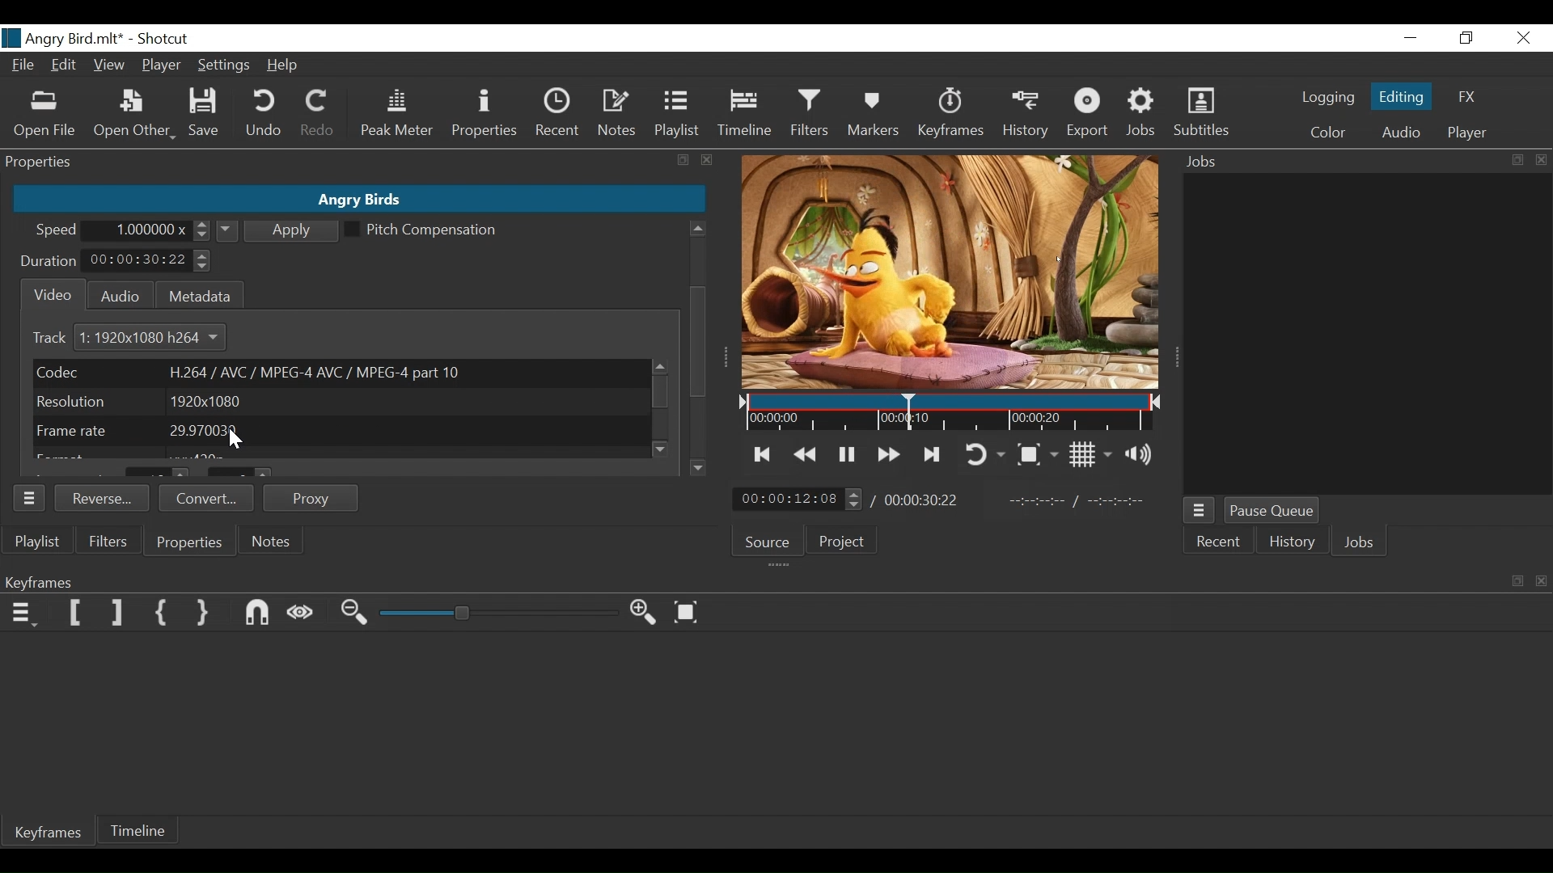  I want to click on Color, so click(1328, 133).